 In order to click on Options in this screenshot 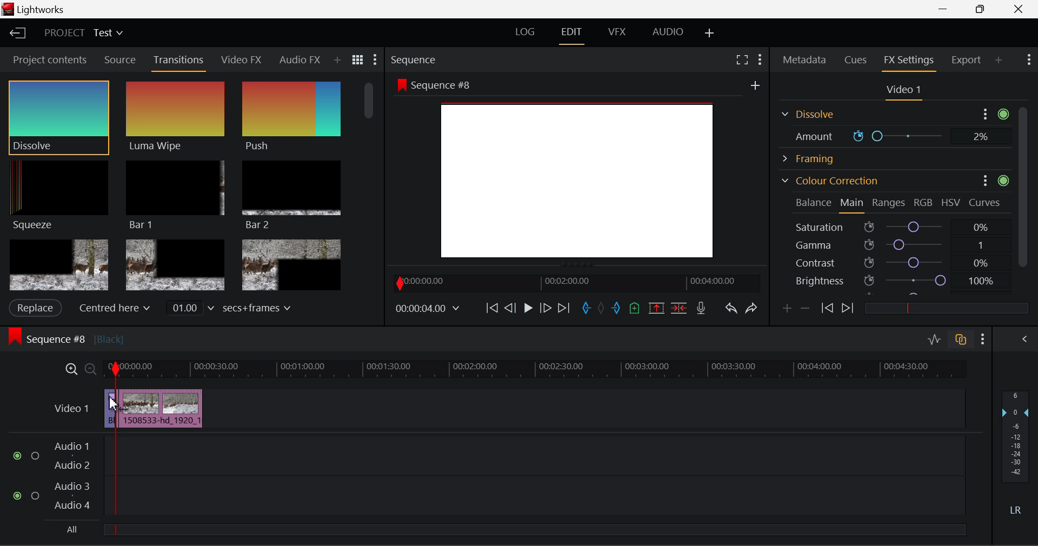, I will do `click(984, 114)`.